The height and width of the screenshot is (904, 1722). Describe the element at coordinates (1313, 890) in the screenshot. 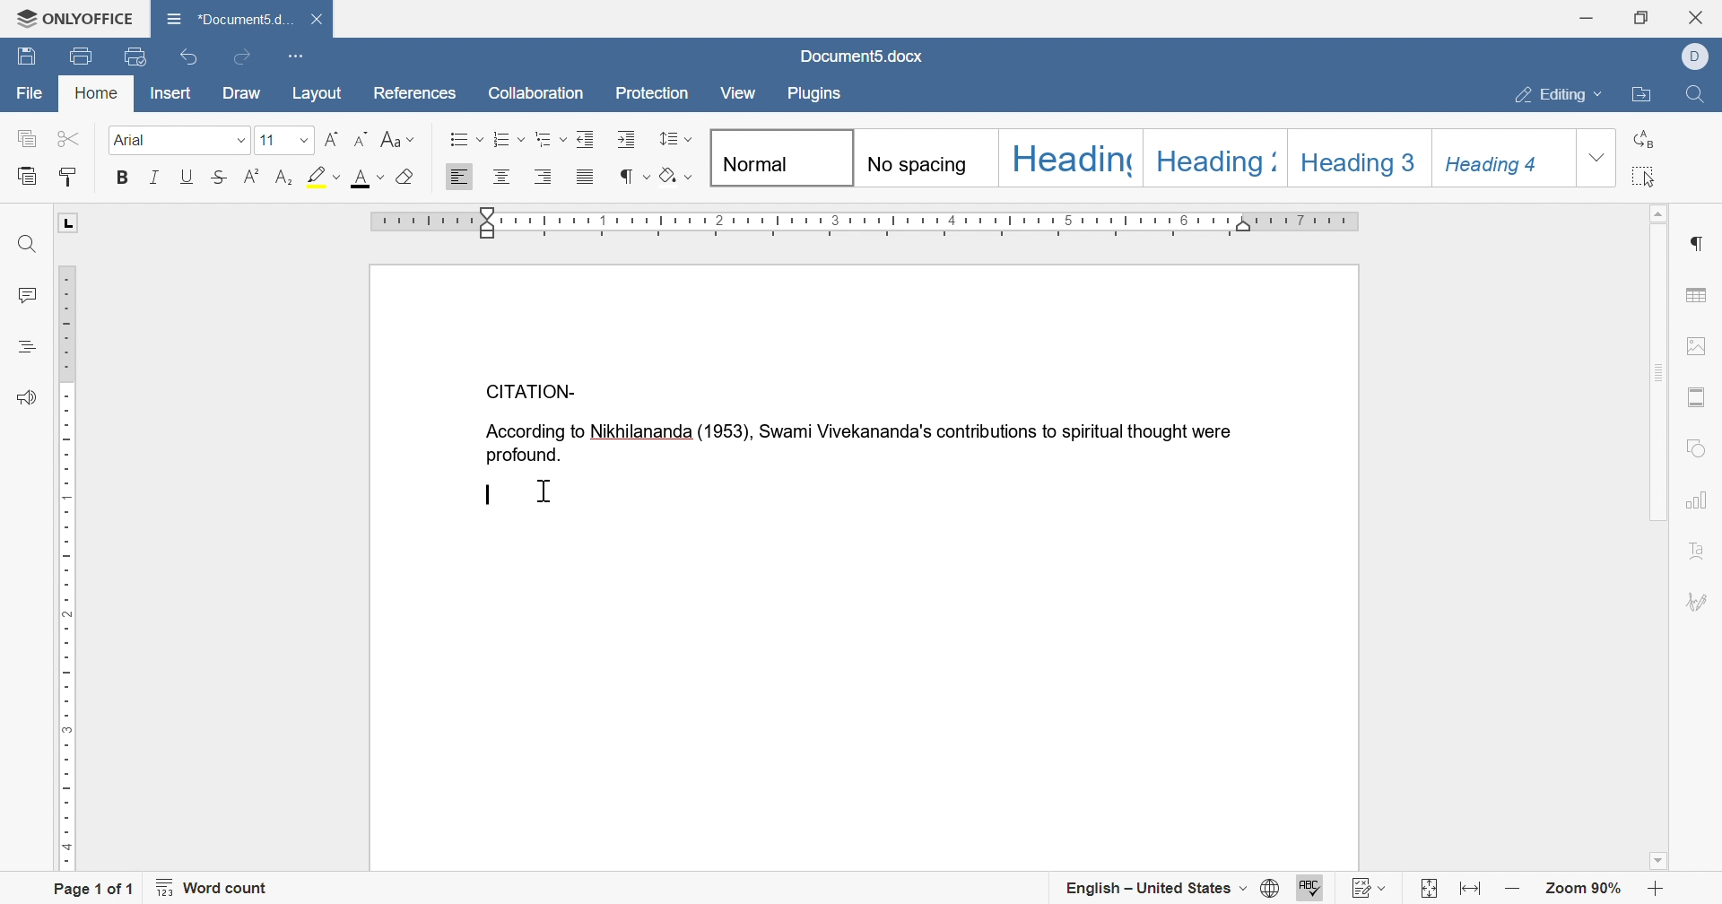

I see `spell checking` at that location.